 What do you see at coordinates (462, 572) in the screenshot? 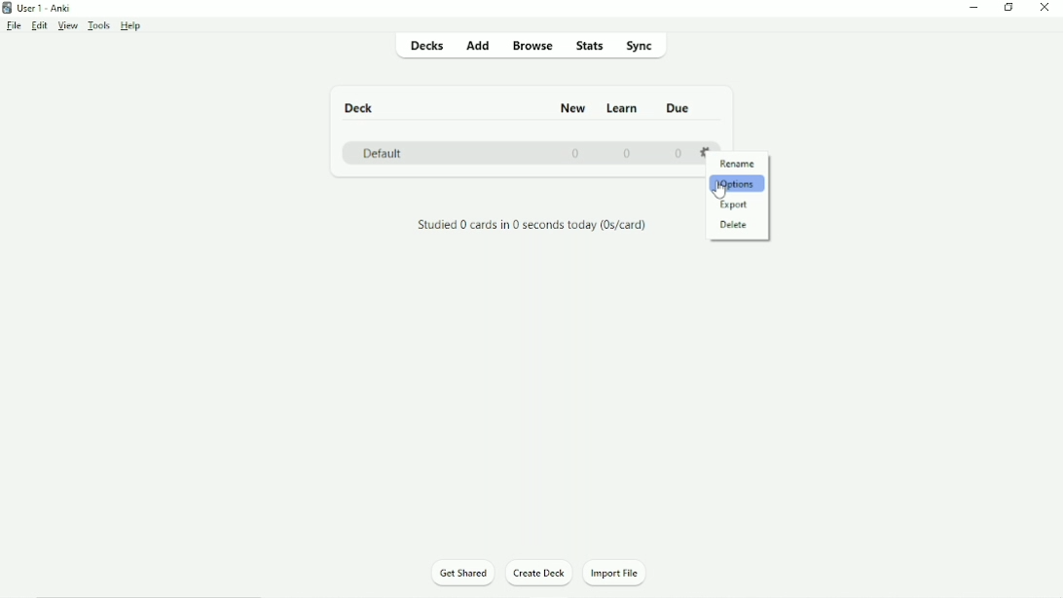
I see `Get Started` at bounding box center [462, 572].